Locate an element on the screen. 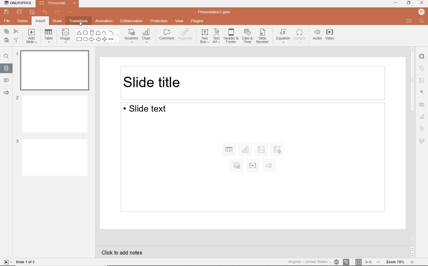 The image size is (428, 266). insert is located at coordinates (40, 21).